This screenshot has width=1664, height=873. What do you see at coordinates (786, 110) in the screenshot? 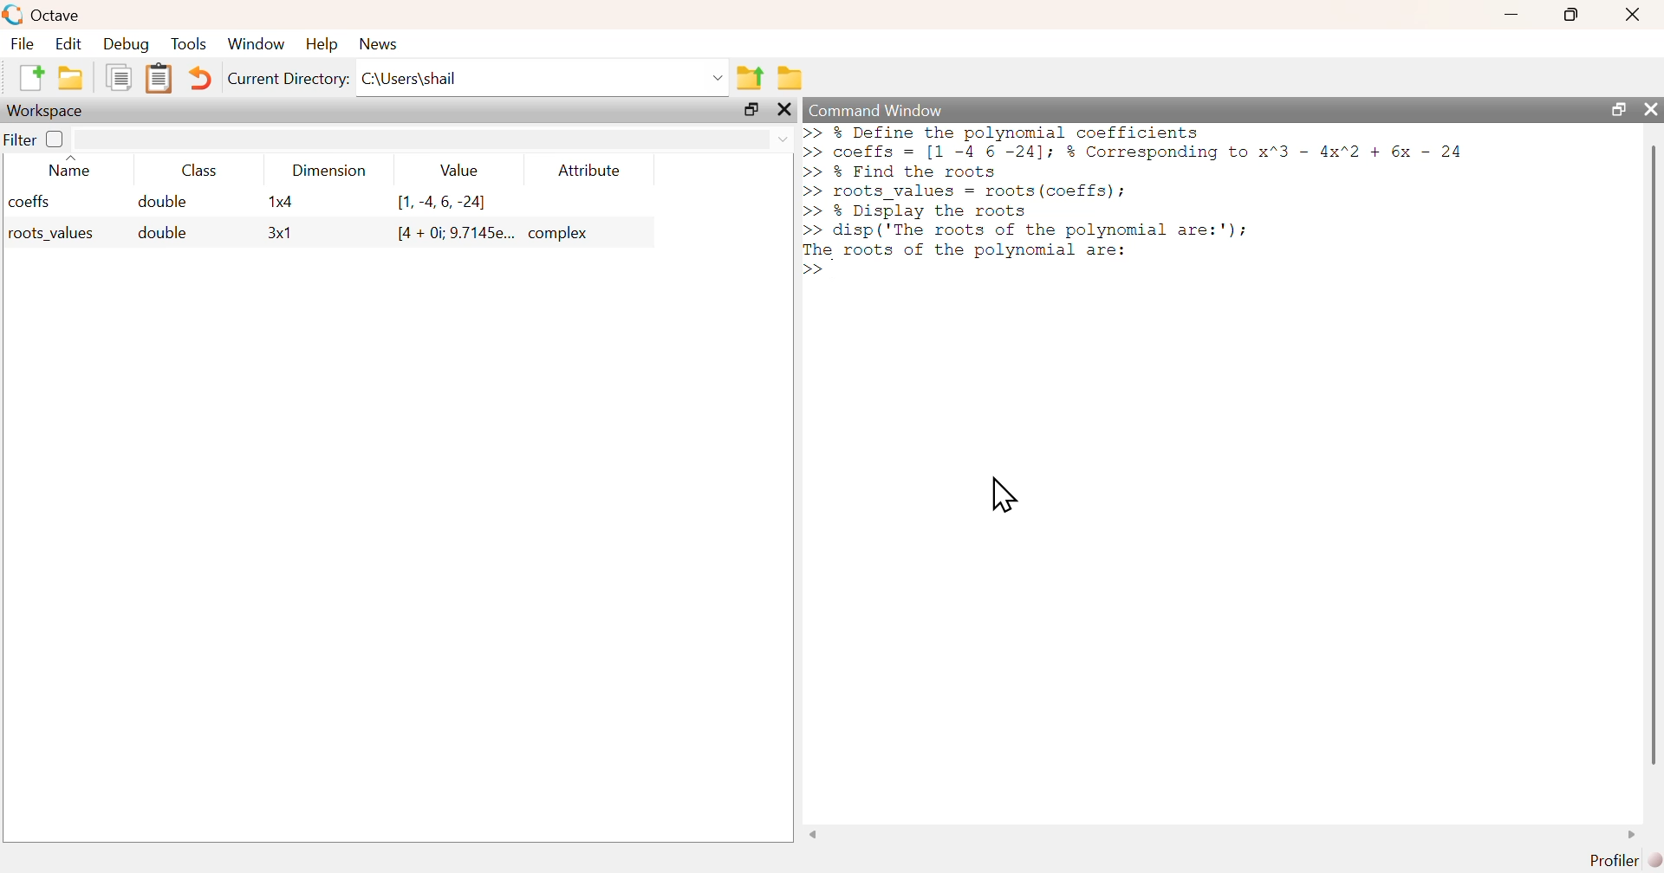
I see `close` at bounding box center [786, 110].